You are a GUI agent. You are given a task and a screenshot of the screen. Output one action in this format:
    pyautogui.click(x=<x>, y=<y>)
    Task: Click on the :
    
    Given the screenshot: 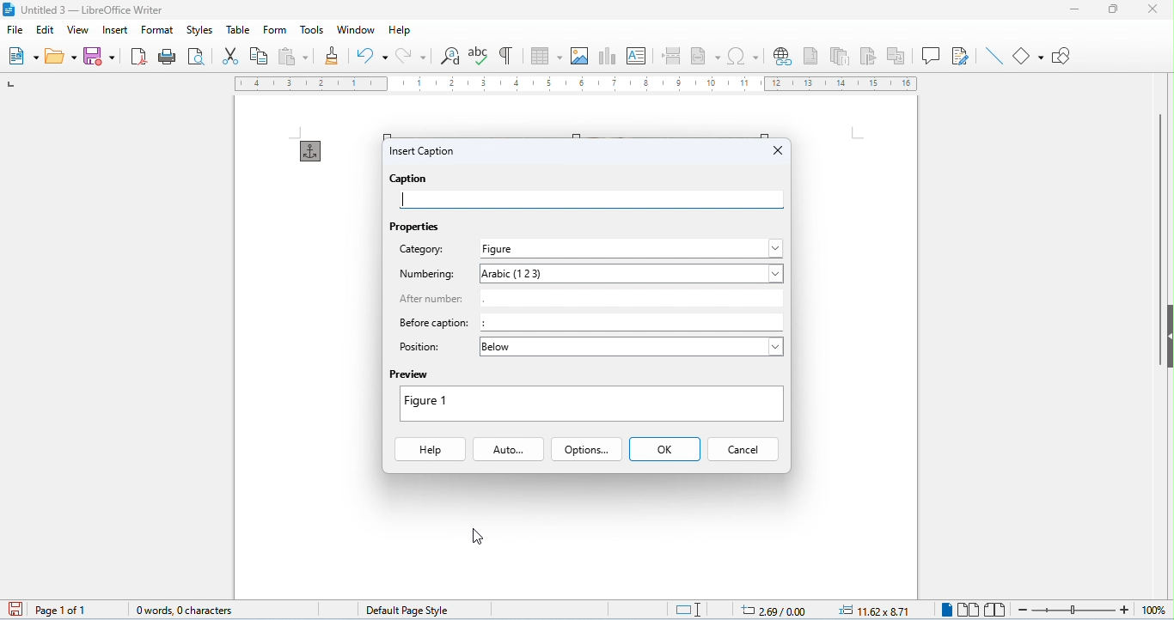 What is the action you would take?
    pyautogui.click(x=633, y=325)
    